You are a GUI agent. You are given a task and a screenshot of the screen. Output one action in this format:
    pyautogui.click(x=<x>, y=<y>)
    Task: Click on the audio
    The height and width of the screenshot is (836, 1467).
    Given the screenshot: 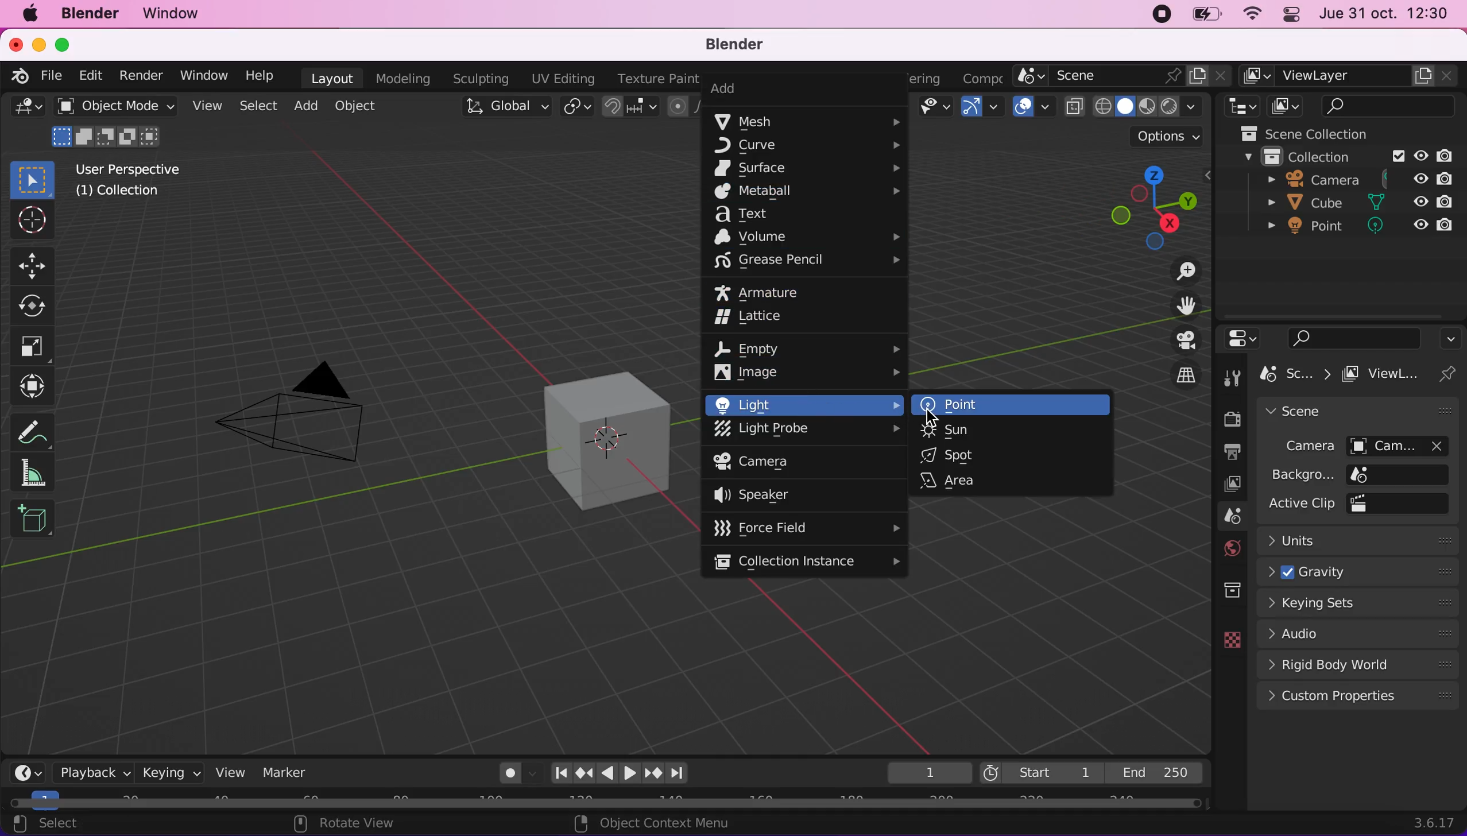 What is the action you would take?
    pyautogui.click(x=1354, y=637)
    